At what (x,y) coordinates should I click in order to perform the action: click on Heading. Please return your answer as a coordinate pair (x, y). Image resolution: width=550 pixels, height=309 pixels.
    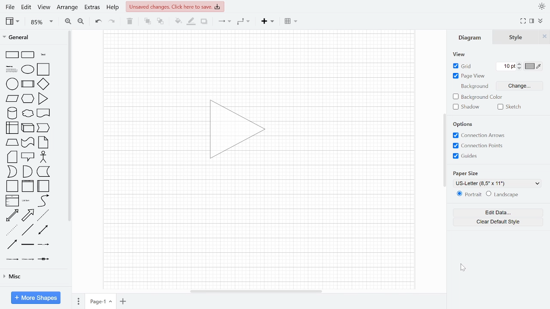
    Looking at the image, I should click on (12, 69).